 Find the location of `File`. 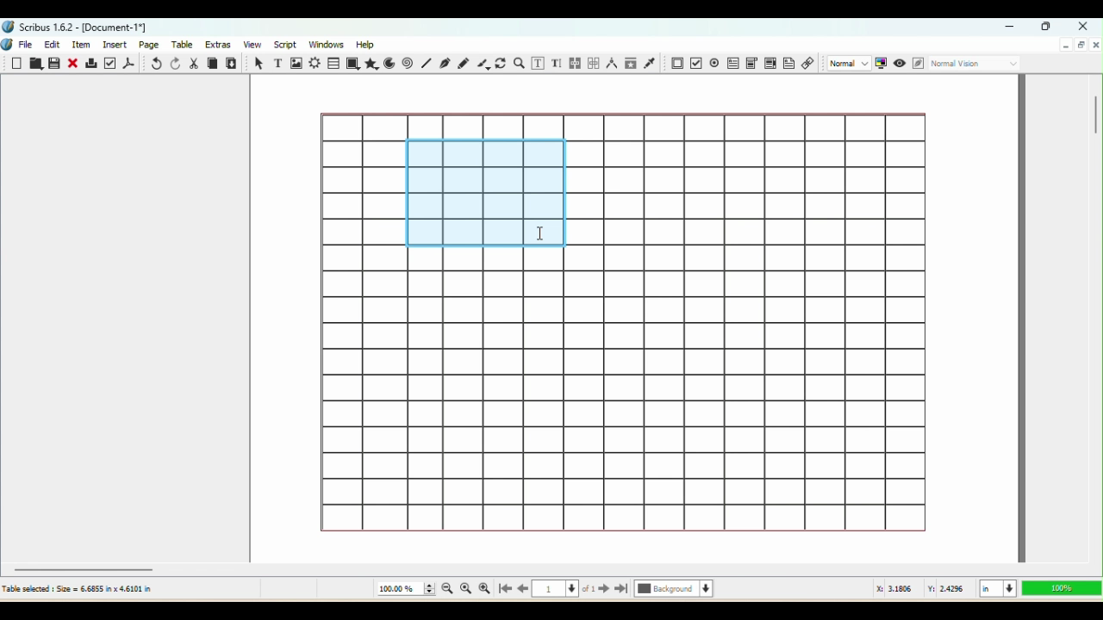

File is located at coordinates (28, 43).